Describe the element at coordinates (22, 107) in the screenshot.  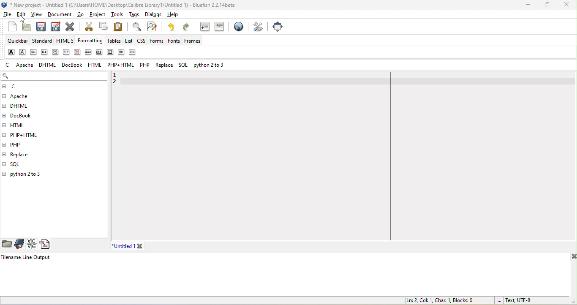
I see `dhtml` at that location.